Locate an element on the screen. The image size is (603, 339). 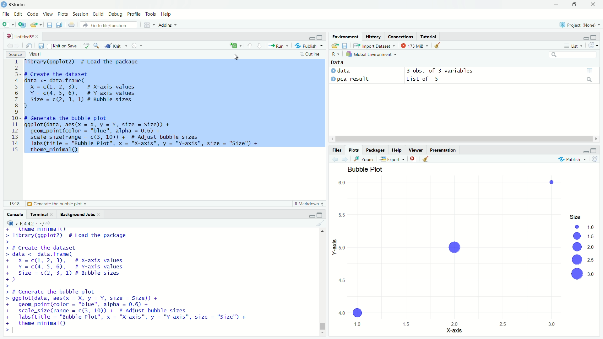
vertical scrollbar is located at coordinates (323, 325).